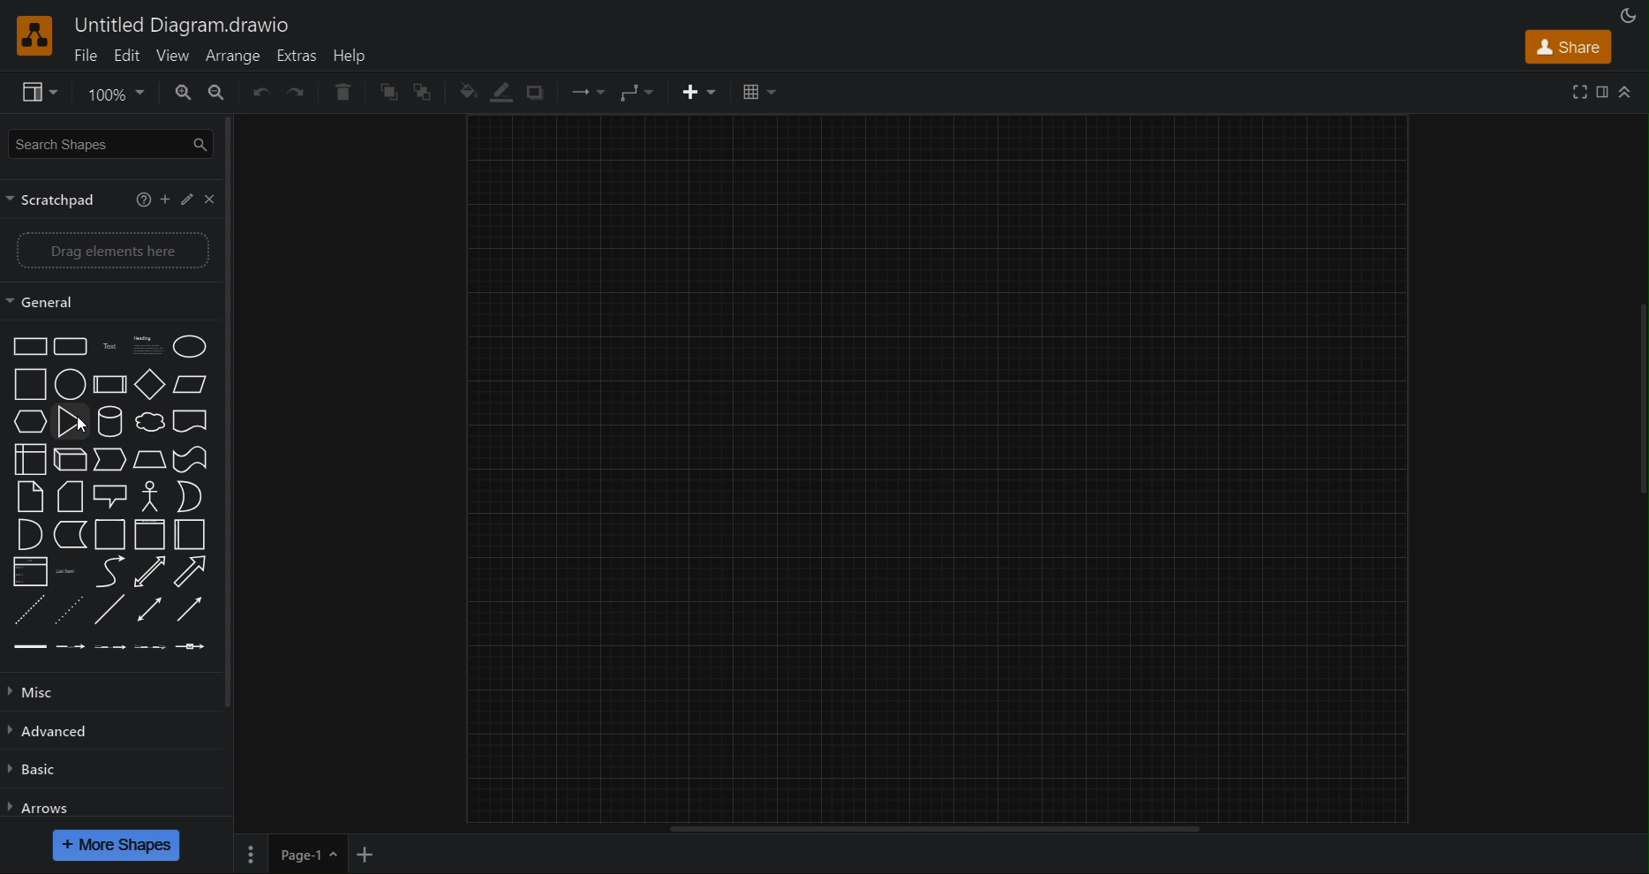  Describe the element at coordinates (1604, 91) in the screenshot. I see `Format` at that location.